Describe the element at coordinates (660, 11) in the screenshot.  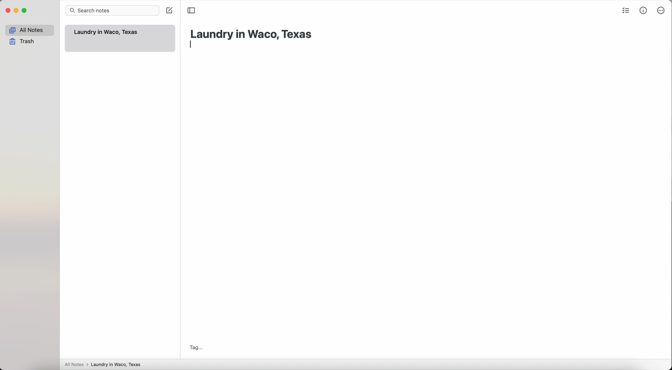
I see `more options` at that location.